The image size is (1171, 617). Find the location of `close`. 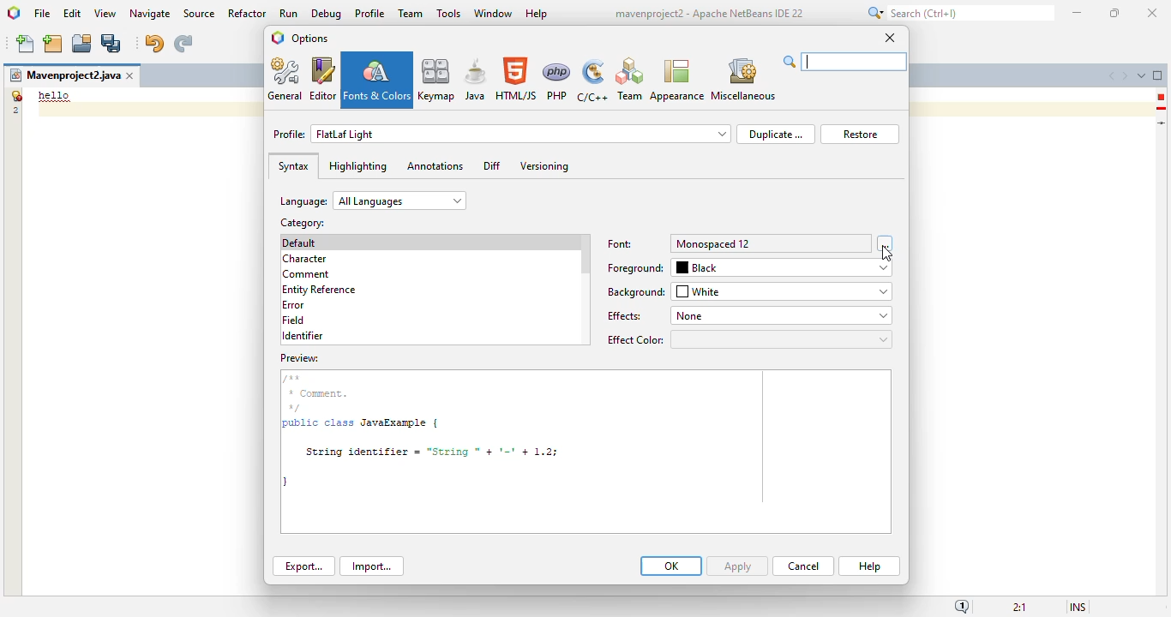

close is located at coordinates (890, 37).